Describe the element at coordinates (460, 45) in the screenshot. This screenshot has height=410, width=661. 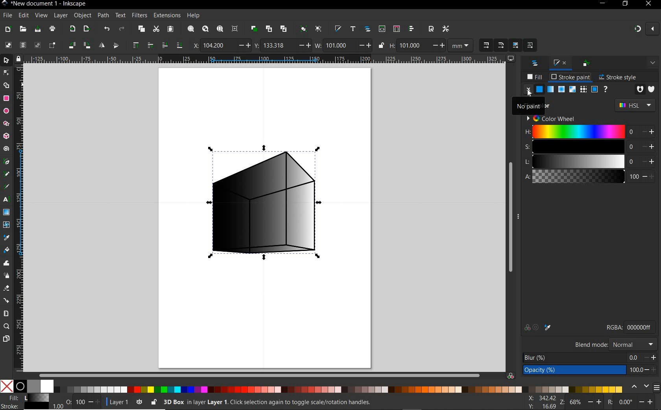
I see `MEASUREMENT` at that location.